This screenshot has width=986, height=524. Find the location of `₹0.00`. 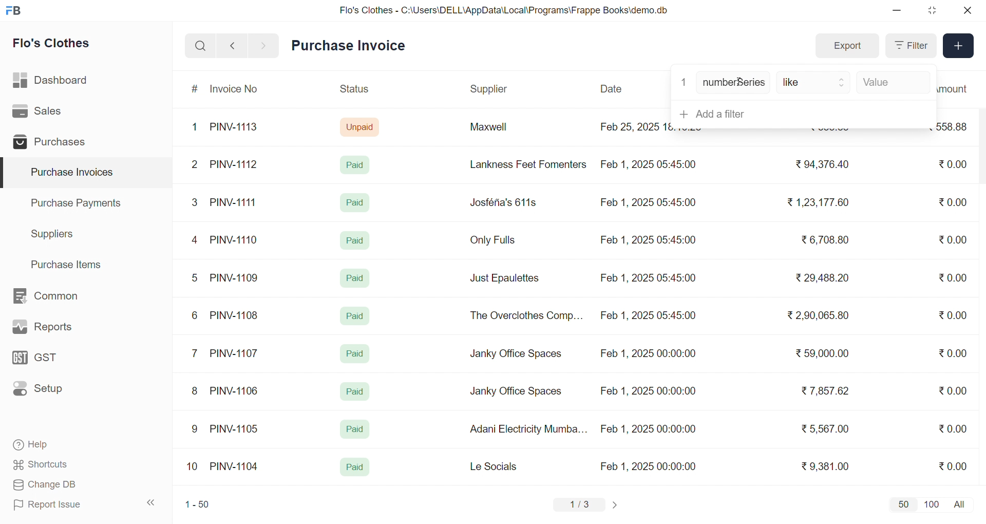

₹0.00 is located at coordinates (947, 278).